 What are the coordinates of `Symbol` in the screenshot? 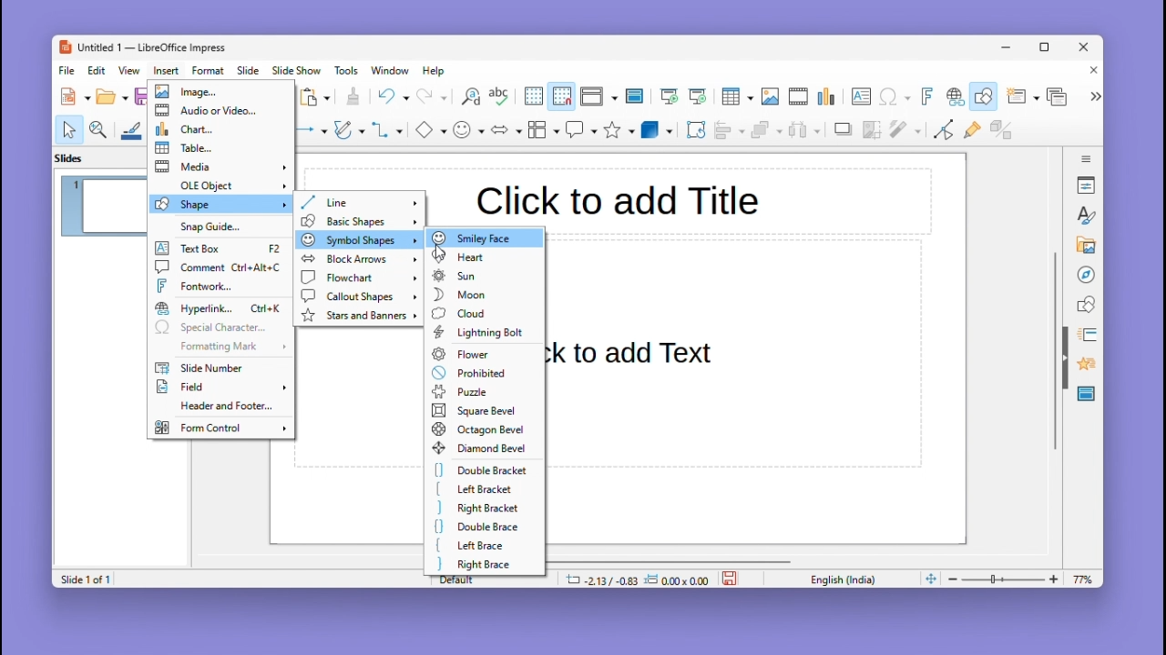 It's located at (470, 129).